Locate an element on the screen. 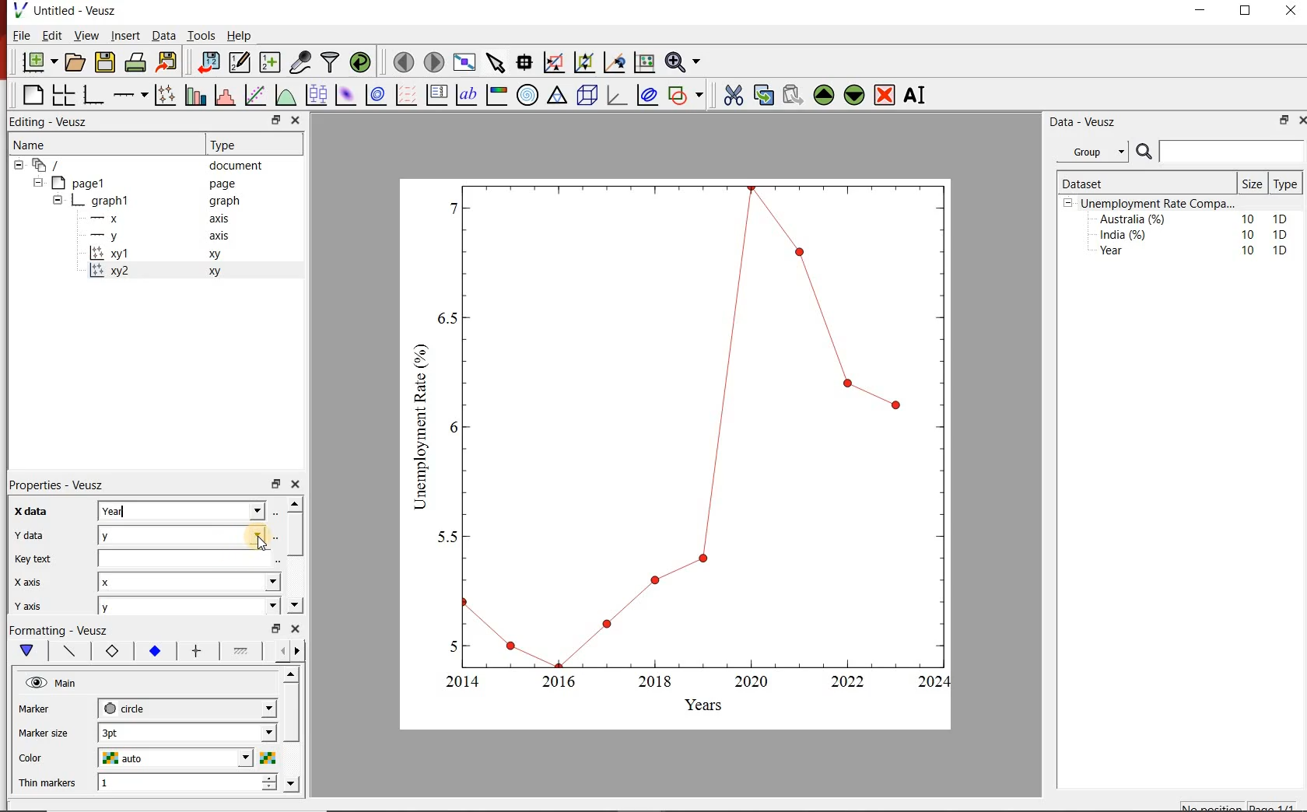 The image size is (1307, 812). move the widgets up is located at coordinates (824, 95).